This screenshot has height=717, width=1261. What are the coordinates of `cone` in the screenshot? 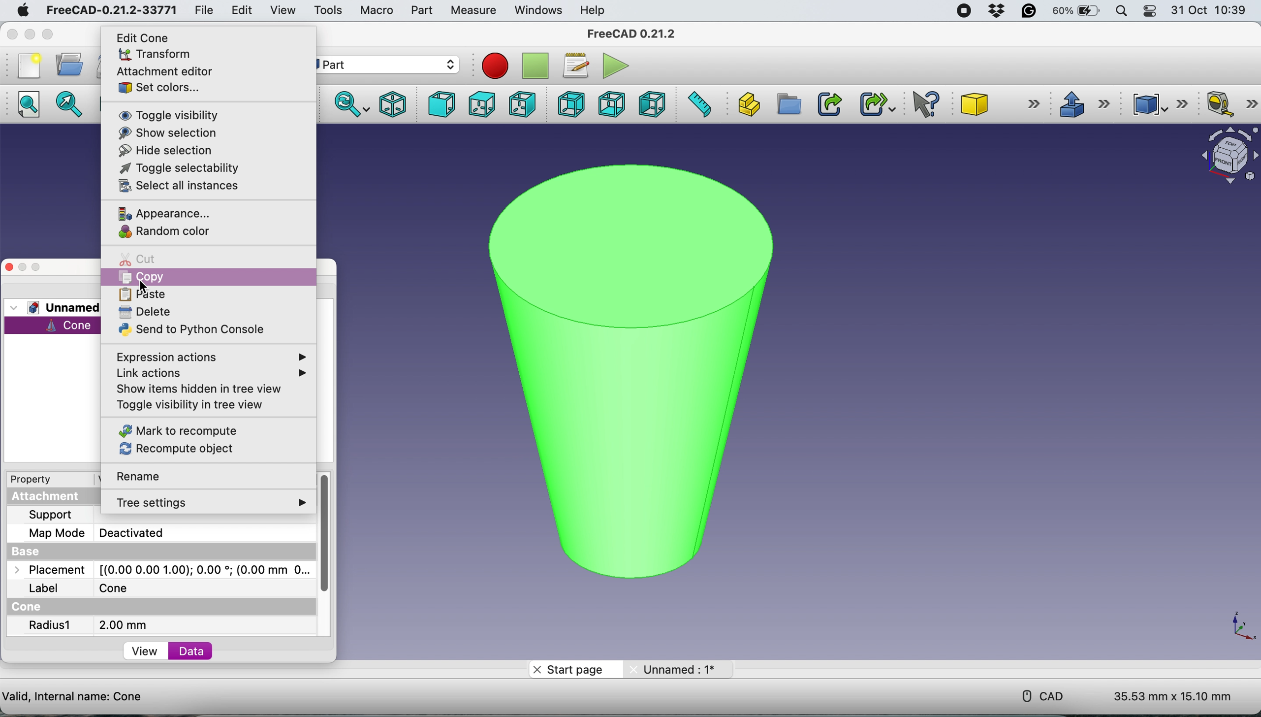 It's located at (57, 326).